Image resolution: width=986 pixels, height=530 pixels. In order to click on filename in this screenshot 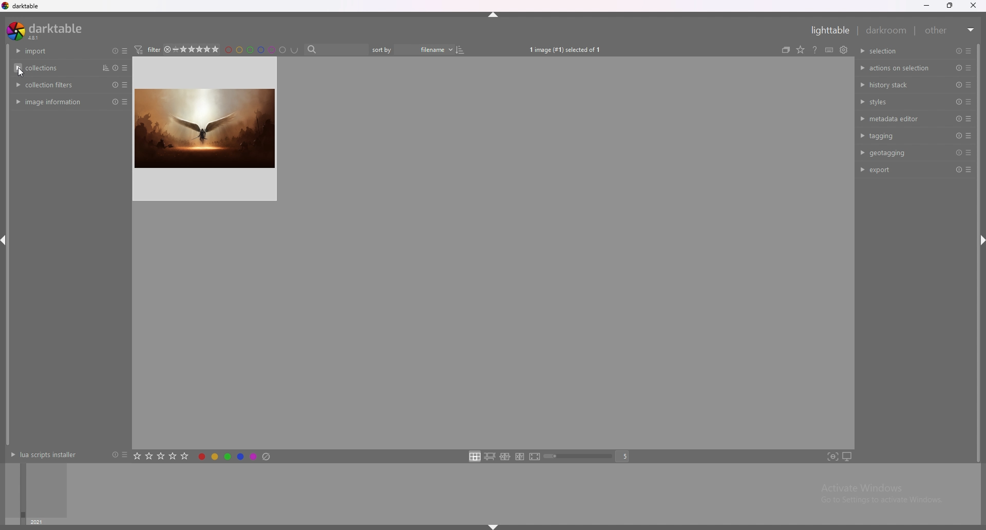, I will do `click(429, 49)`.